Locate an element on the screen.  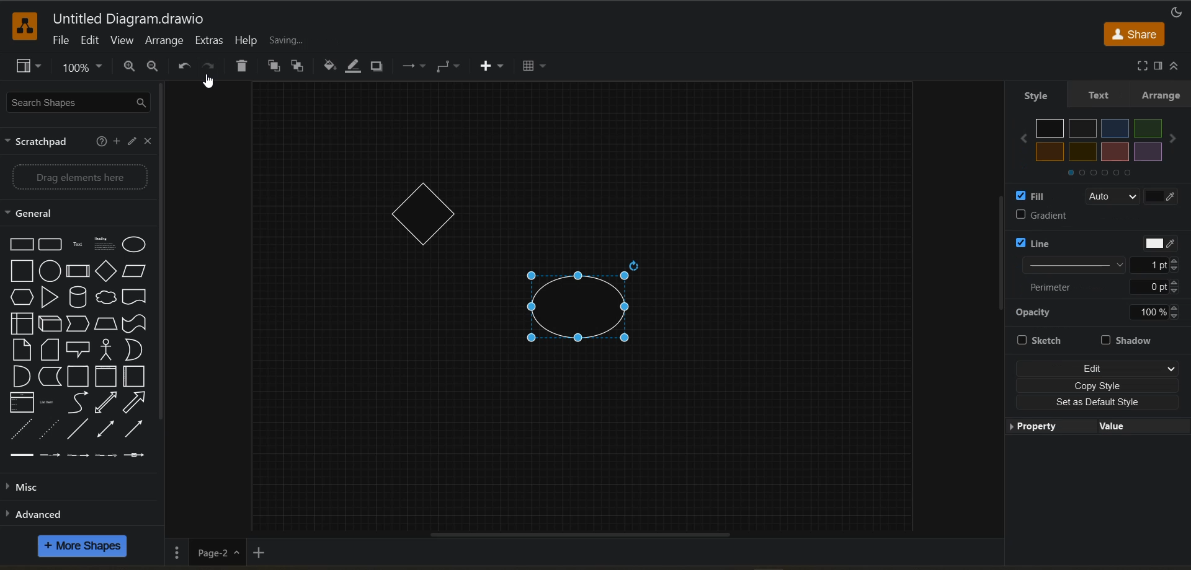
internal storage is located at coordinates (21, 323).